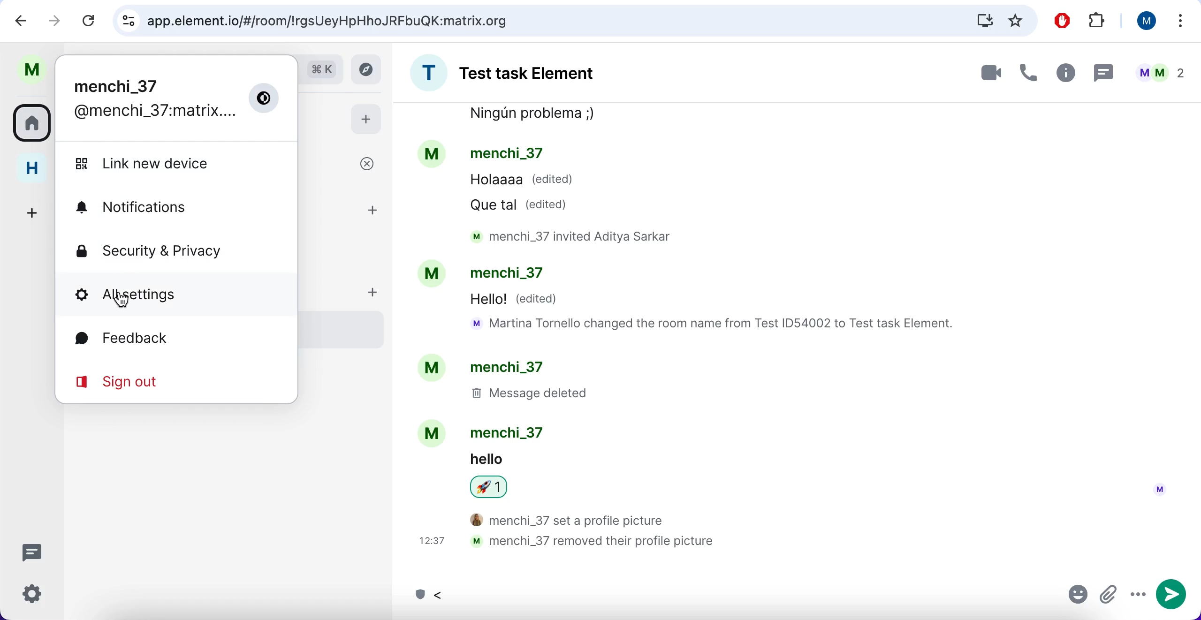 The height and width of the screenshot is (620, 1201). I want to click on attachments, so click(1110, 595).